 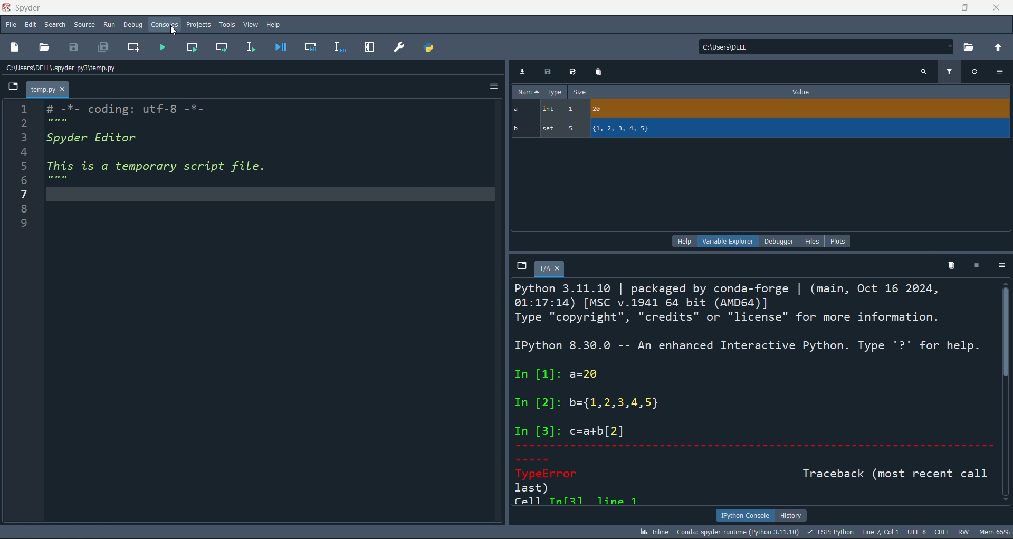 What do you see at coordinates (6, 9) in the screenshot?
I see `spyder logo` at bounding box center [6, 9].